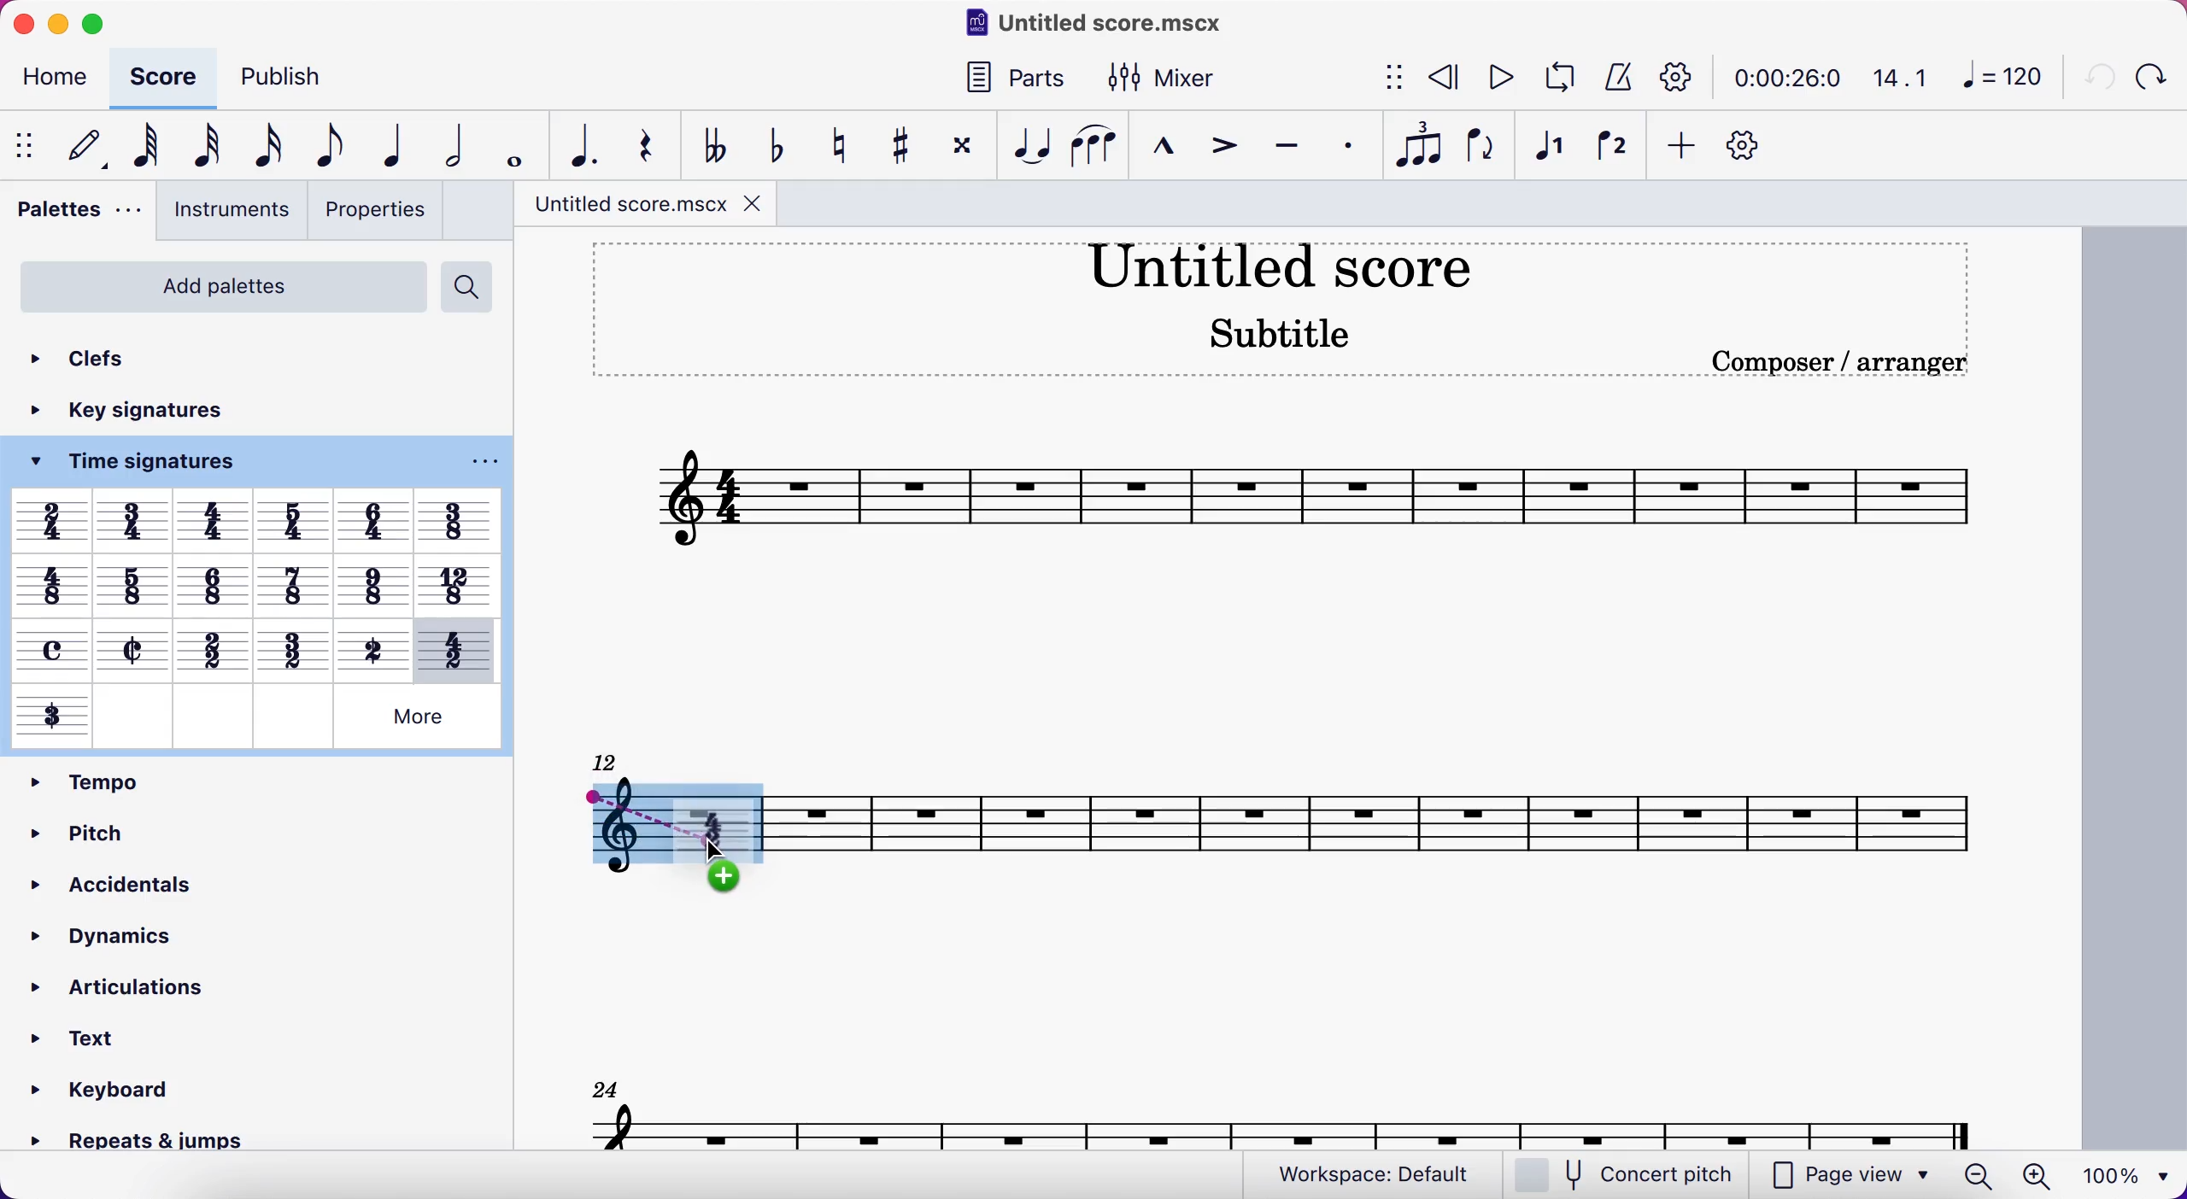 This screenshot has height=1199, width=2187. Describe the element at coordinates (213, 648) in the screenshot. I see `` at that location.